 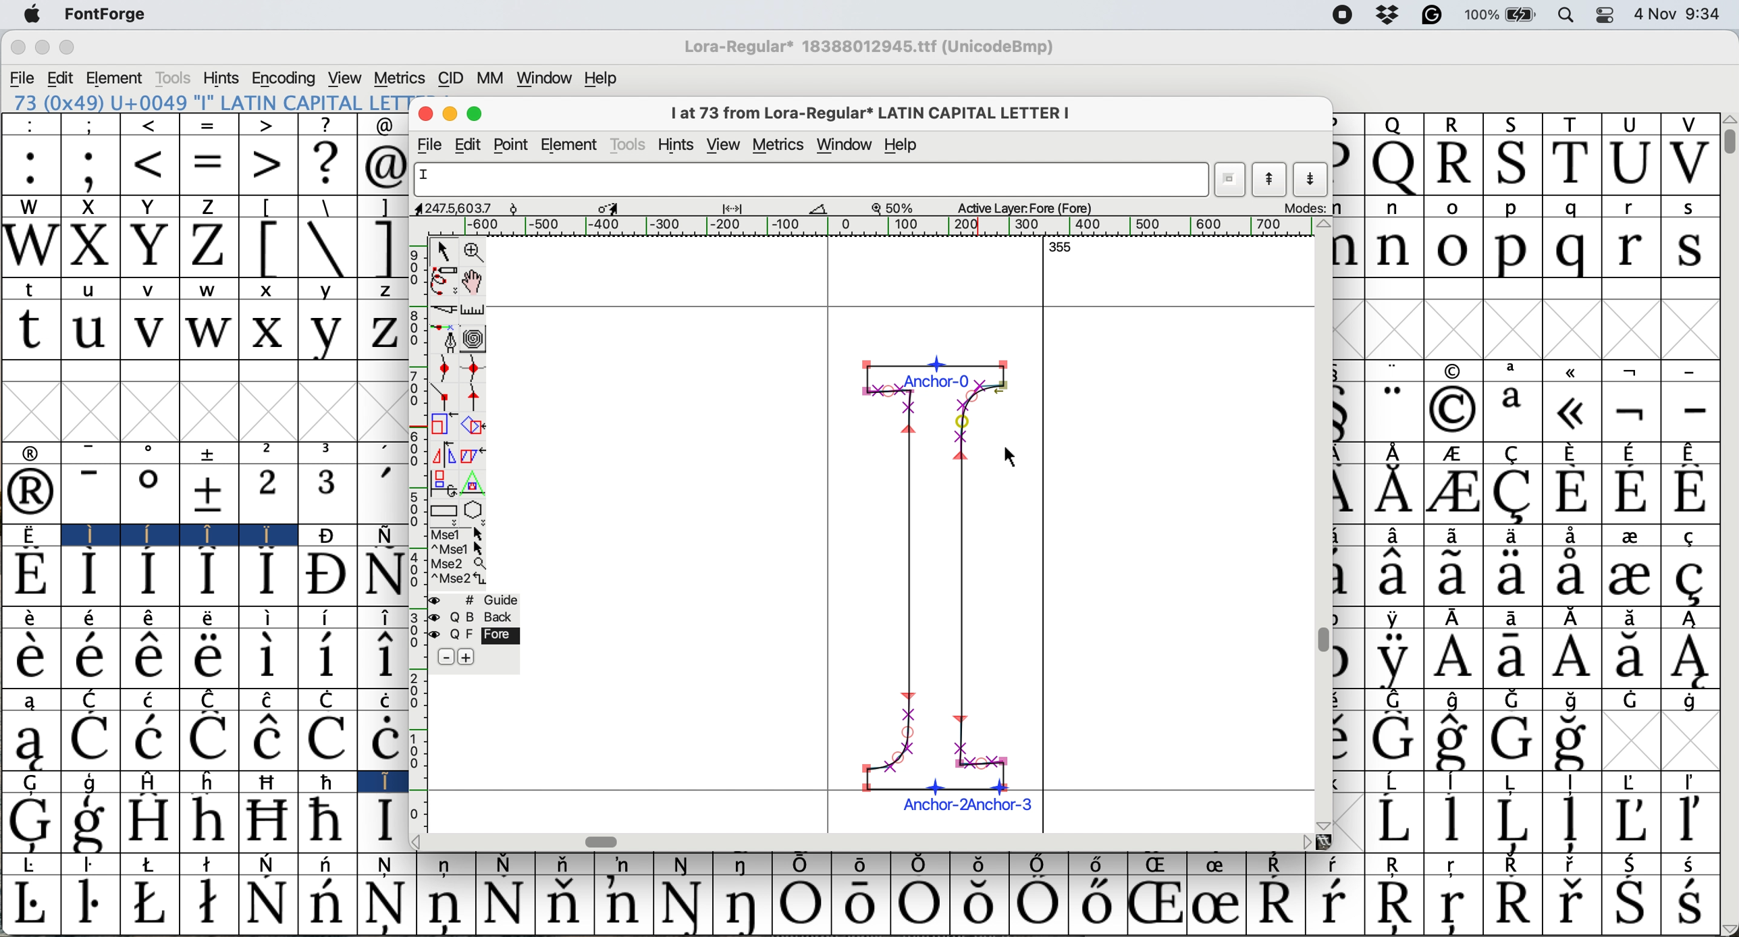 What do you see at coordinates (1511, 536) in the screenshot?
I see `Symbol` at bounding box center [1511, 536].